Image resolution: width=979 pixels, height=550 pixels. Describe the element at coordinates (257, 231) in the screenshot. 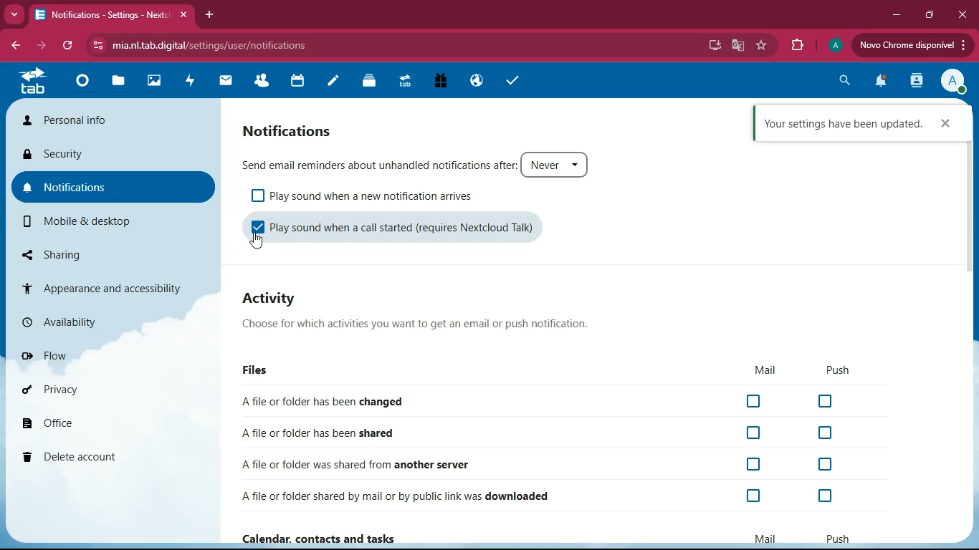

I see `on` at that location.